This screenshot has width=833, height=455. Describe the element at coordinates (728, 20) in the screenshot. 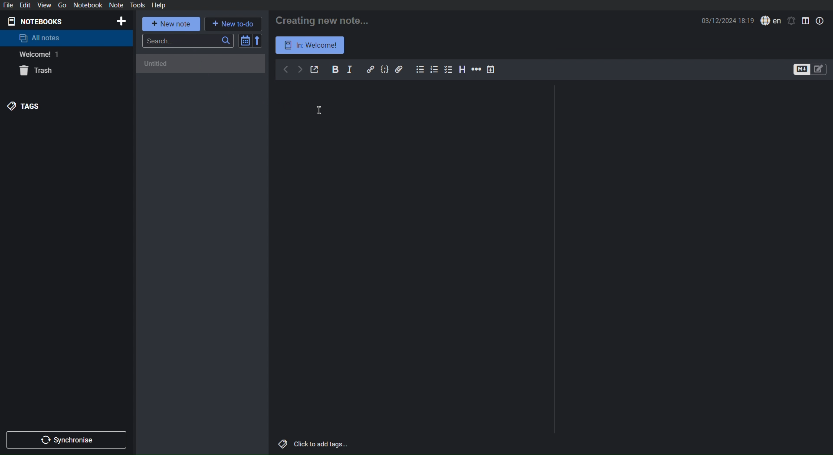

I see `Date and Time` at that location.